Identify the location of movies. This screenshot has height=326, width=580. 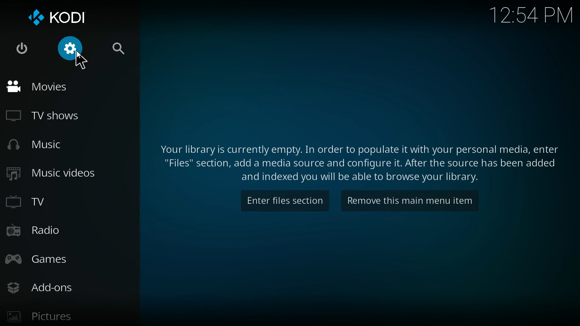
(51, 87).